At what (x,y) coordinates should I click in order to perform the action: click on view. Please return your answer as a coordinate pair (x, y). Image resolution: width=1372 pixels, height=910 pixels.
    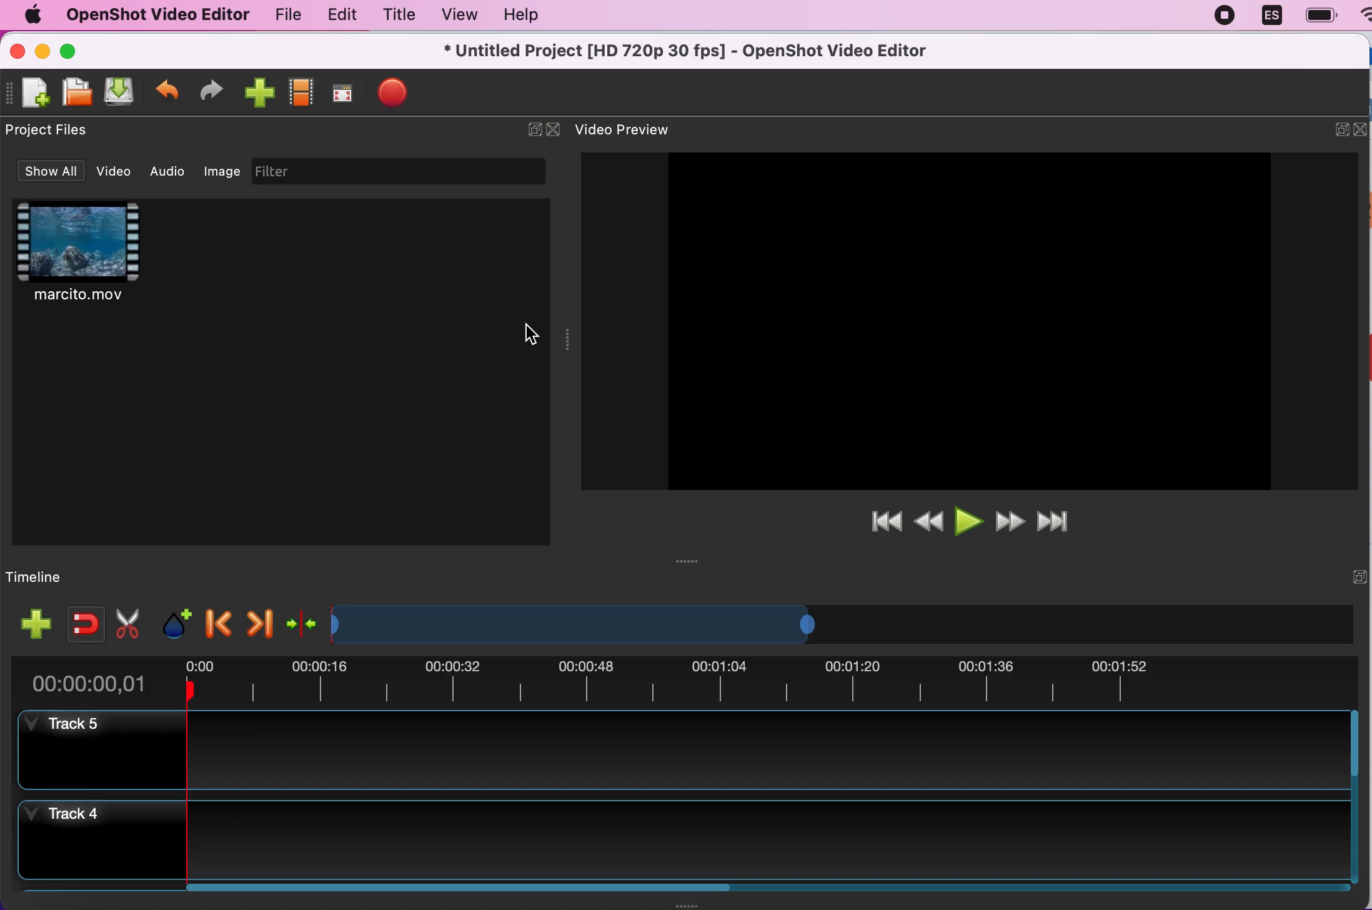
    Looking at the image, I should click on (455, 14).